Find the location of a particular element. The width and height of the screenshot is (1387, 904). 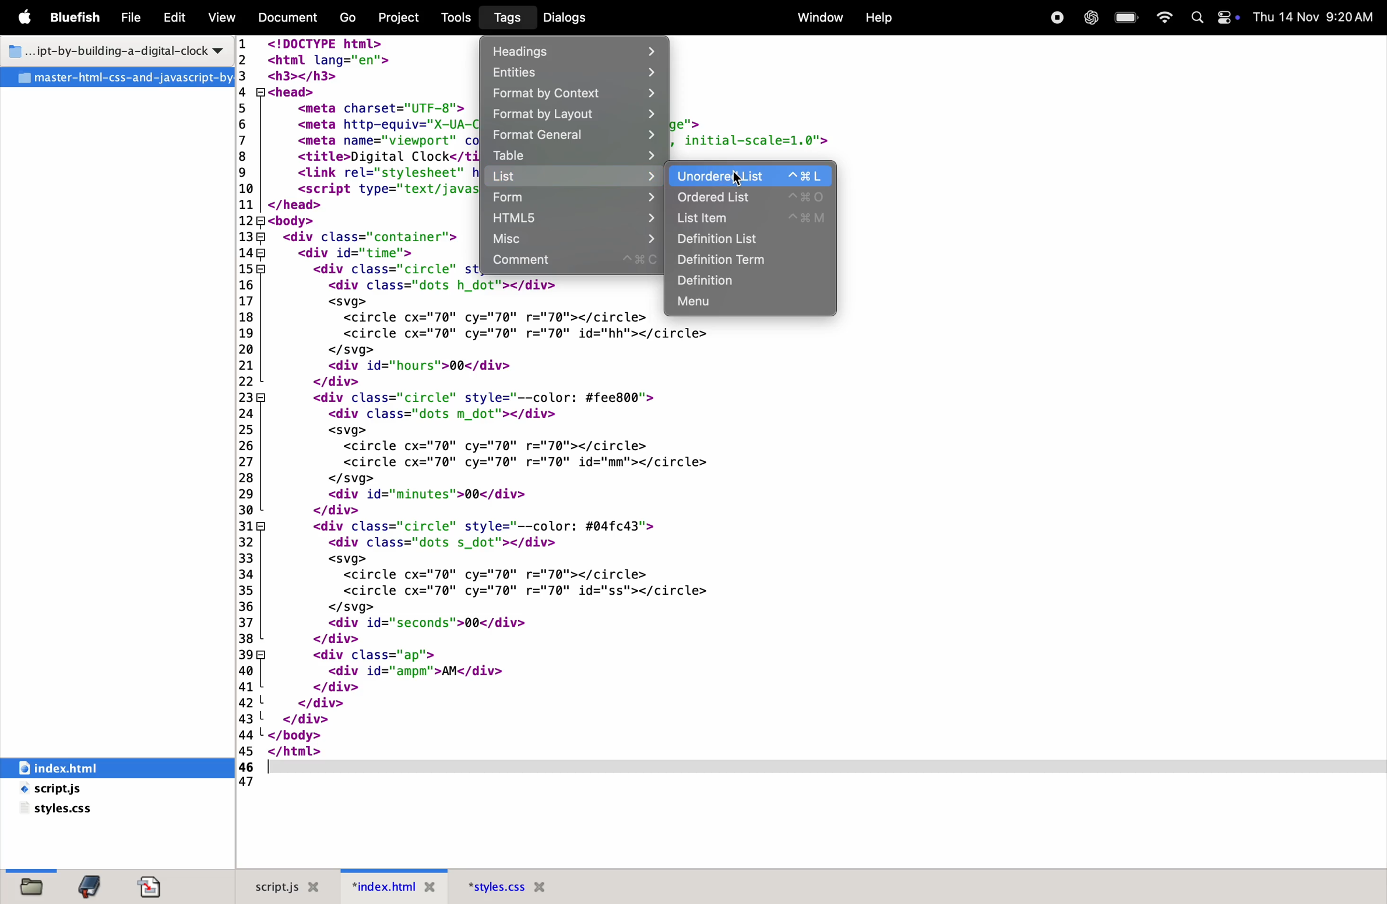

style.css is located at coordinates (62, 811).